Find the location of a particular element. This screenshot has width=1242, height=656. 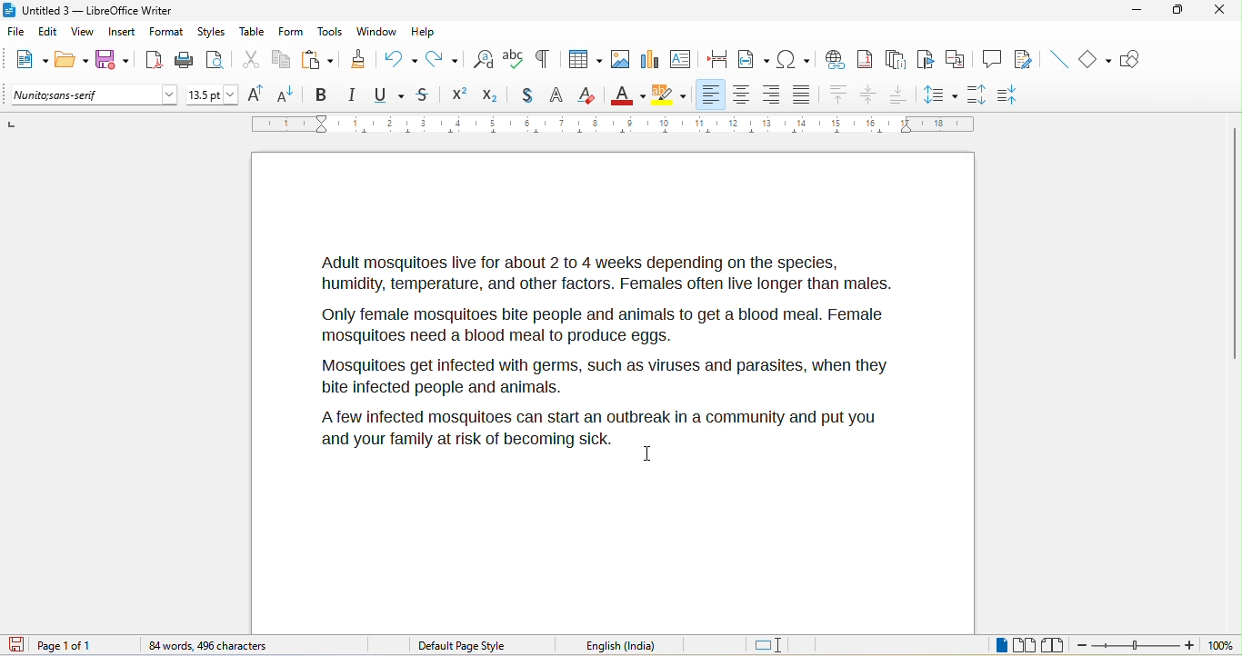

italic is located at coordinates (351, 95).